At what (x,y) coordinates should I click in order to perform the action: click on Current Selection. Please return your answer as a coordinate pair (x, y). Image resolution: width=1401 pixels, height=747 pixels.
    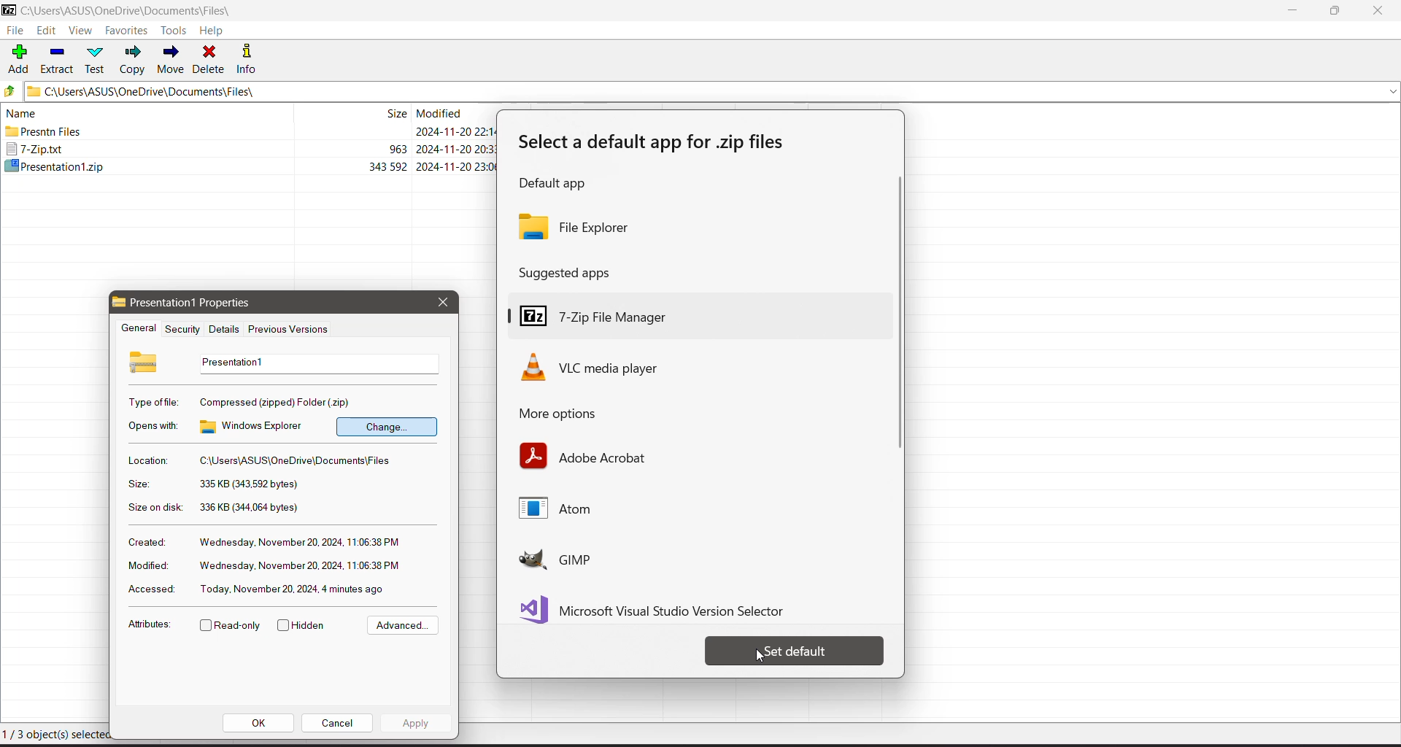
    Looking at the image, I should click on (57, 735).